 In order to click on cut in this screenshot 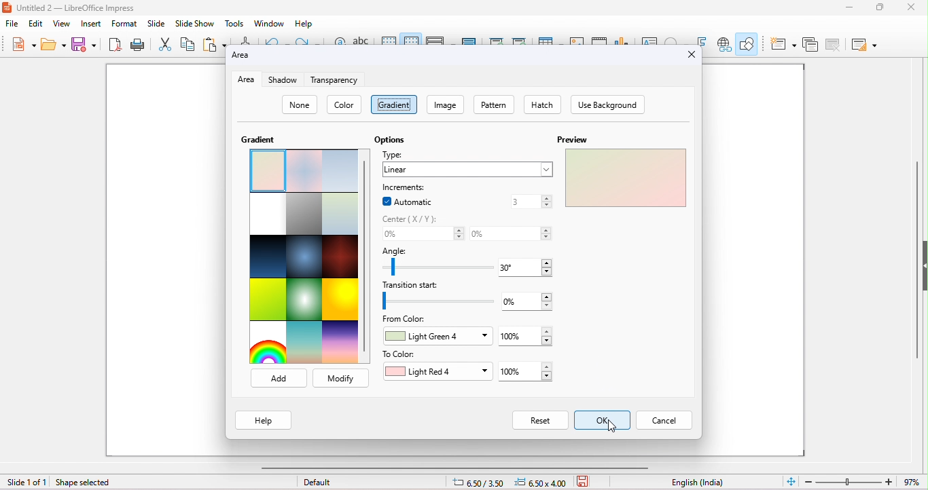, I will do `click(165, 43)`.